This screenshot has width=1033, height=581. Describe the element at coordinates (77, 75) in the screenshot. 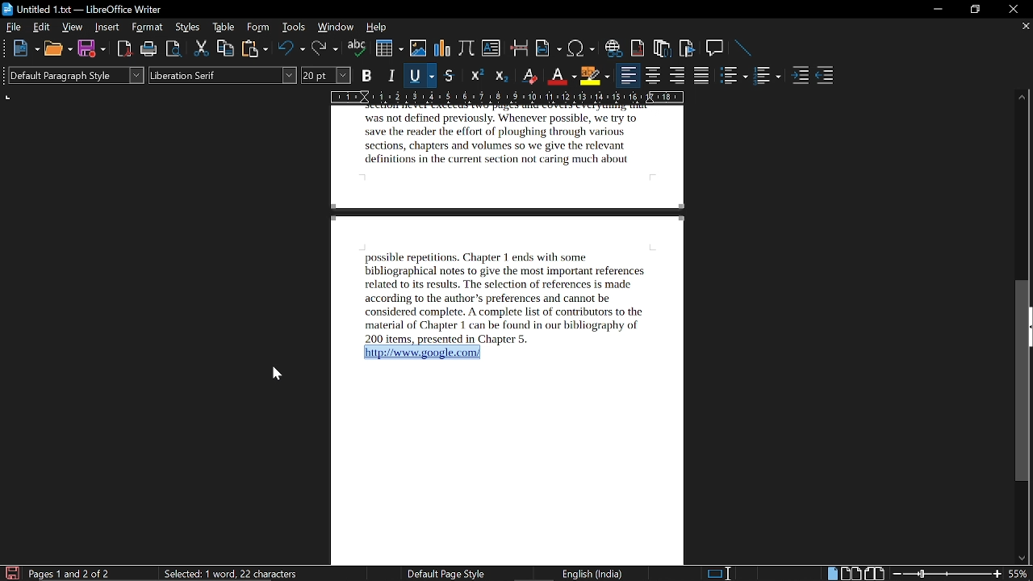

I see `paragraph style` at that location.